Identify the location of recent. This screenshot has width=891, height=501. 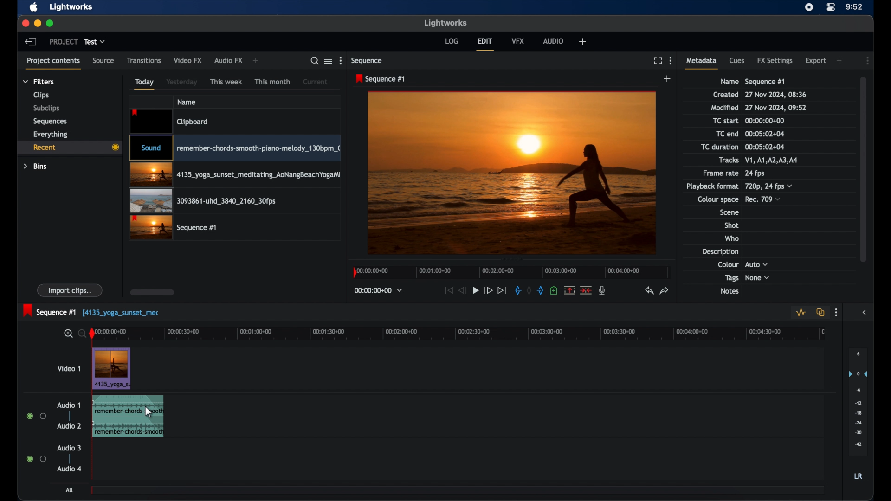
(69, 148).